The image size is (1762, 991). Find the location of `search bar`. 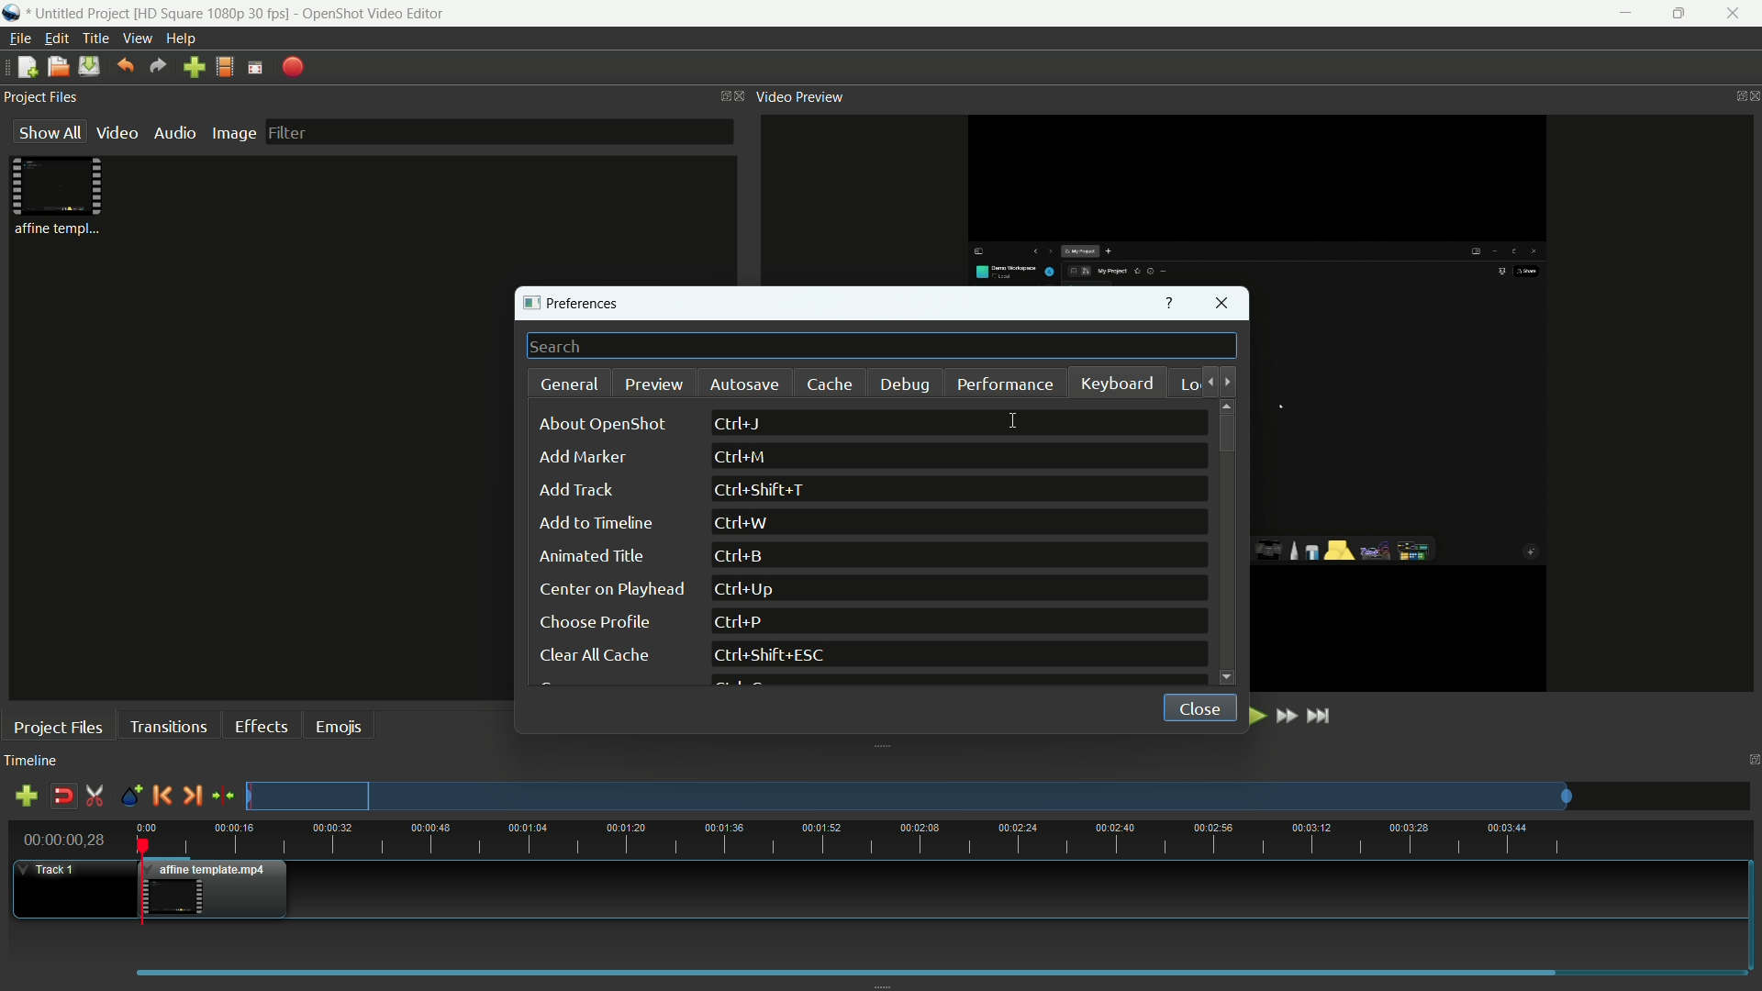

search bar is located at coordinates (882, 347).